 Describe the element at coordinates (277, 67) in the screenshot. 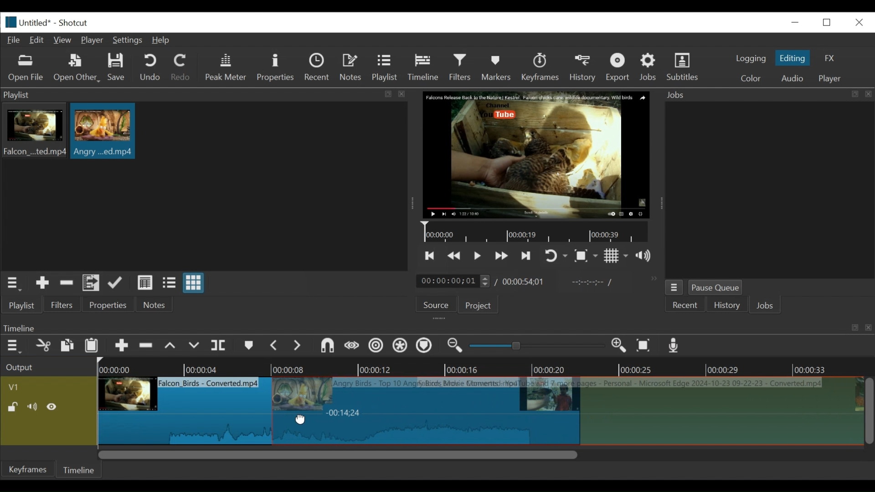

I see `Properties` at that location.